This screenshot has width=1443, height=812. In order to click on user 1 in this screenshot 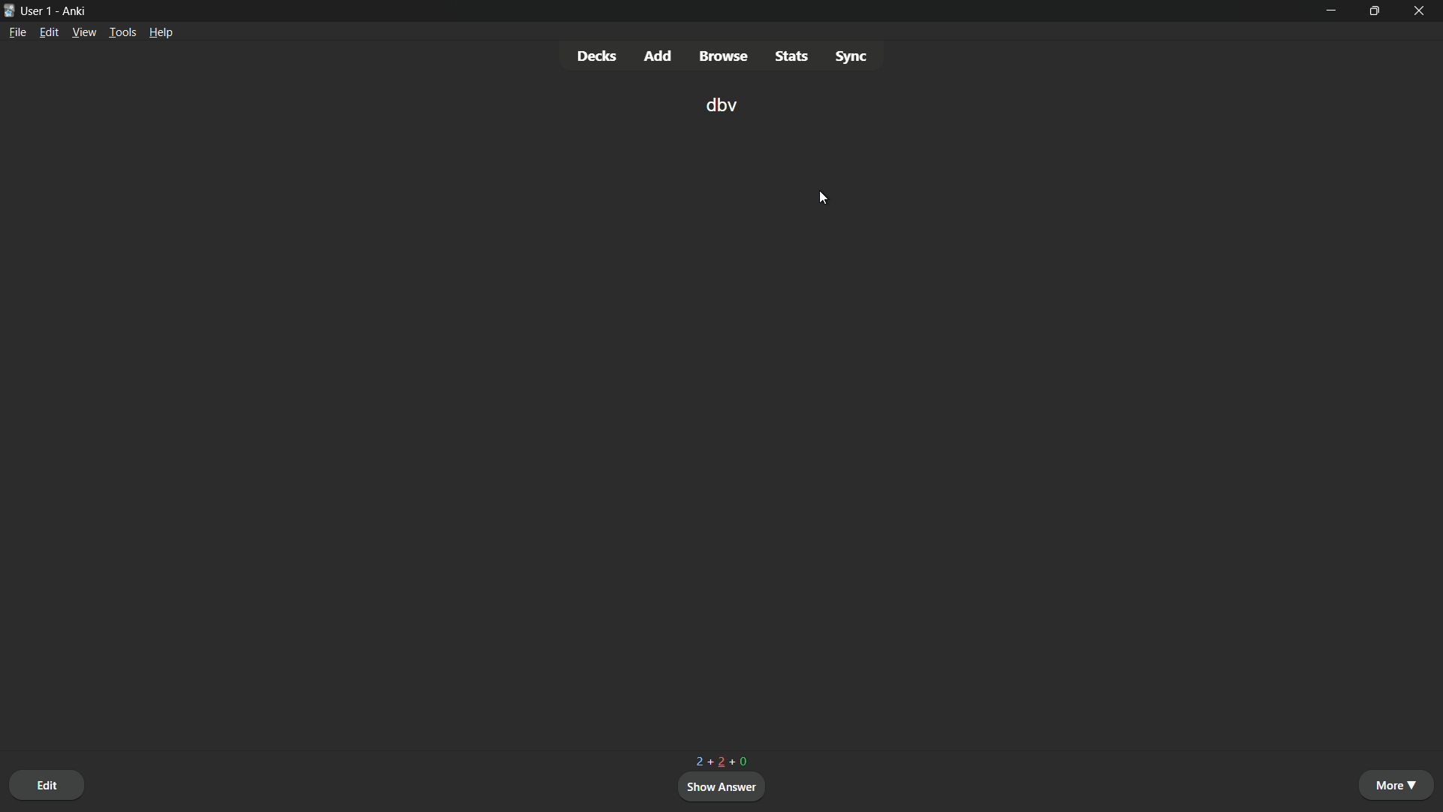, I will do `click(37, 11)`.